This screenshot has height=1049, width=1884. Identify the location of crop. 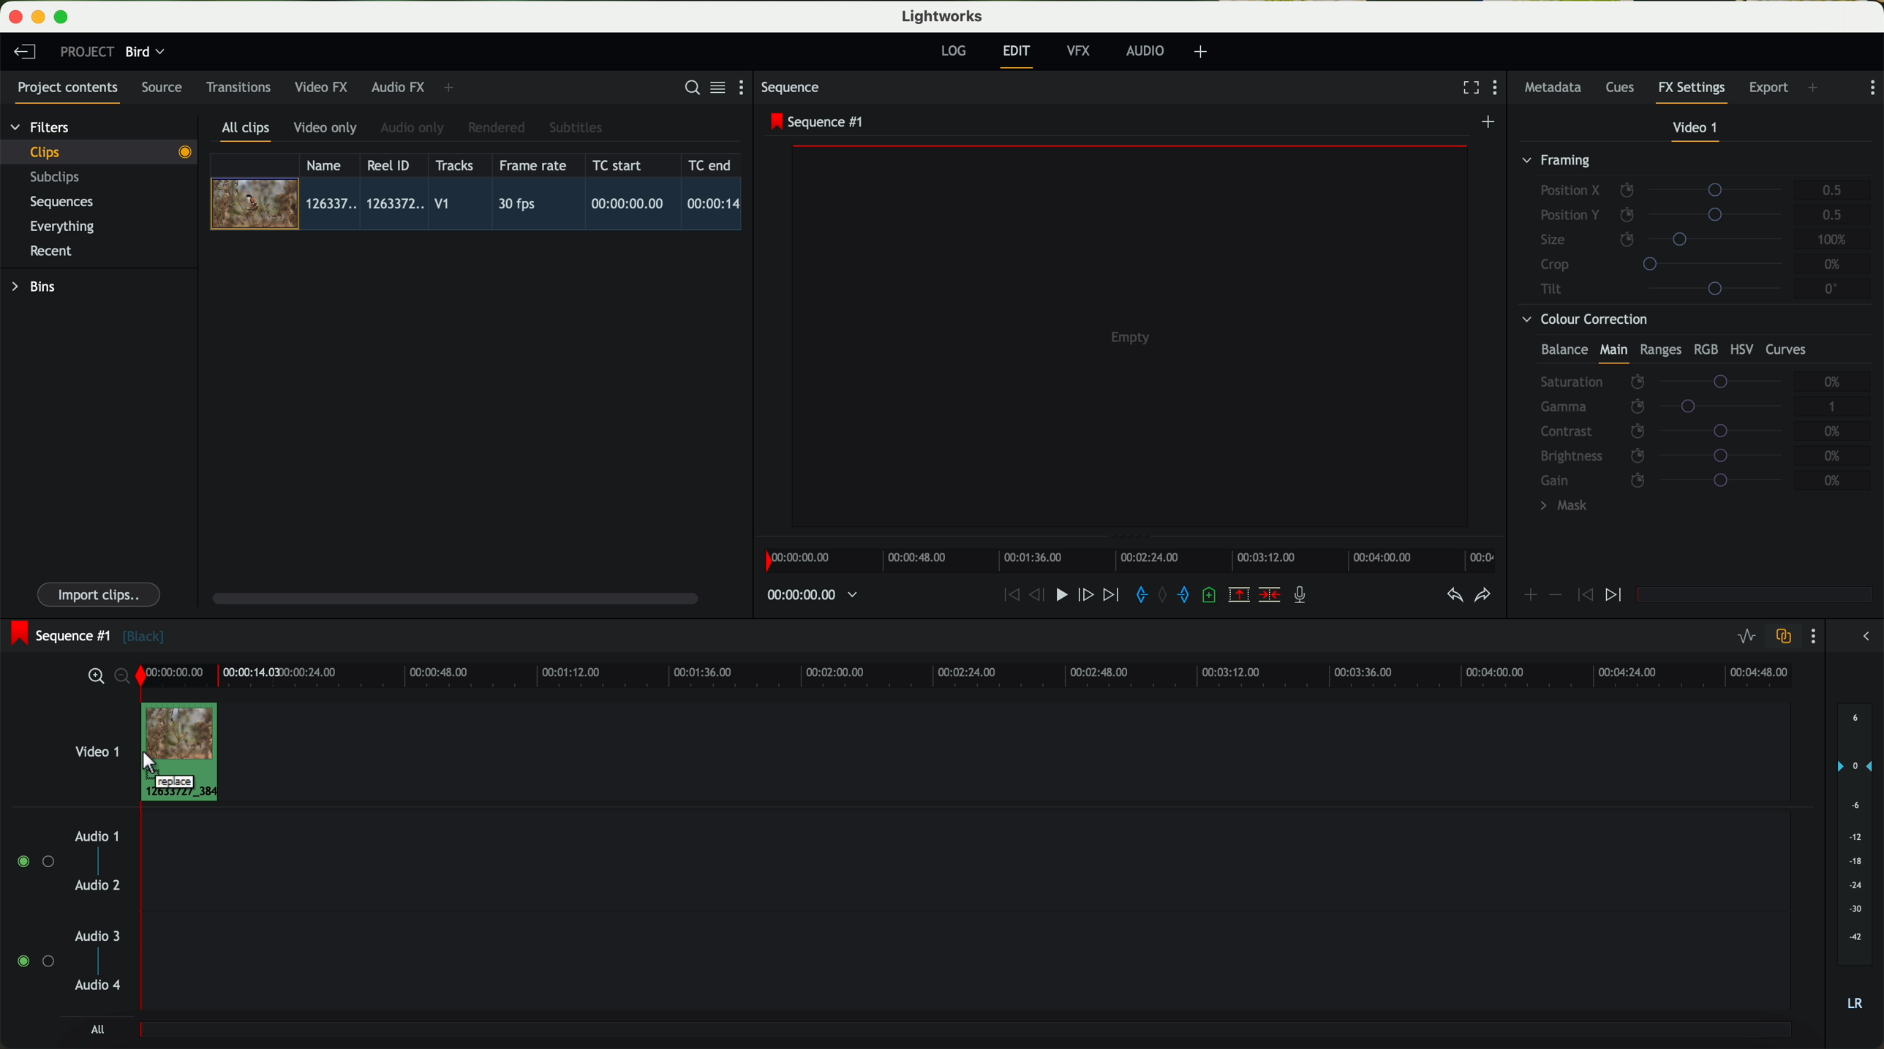
(1668, 263).